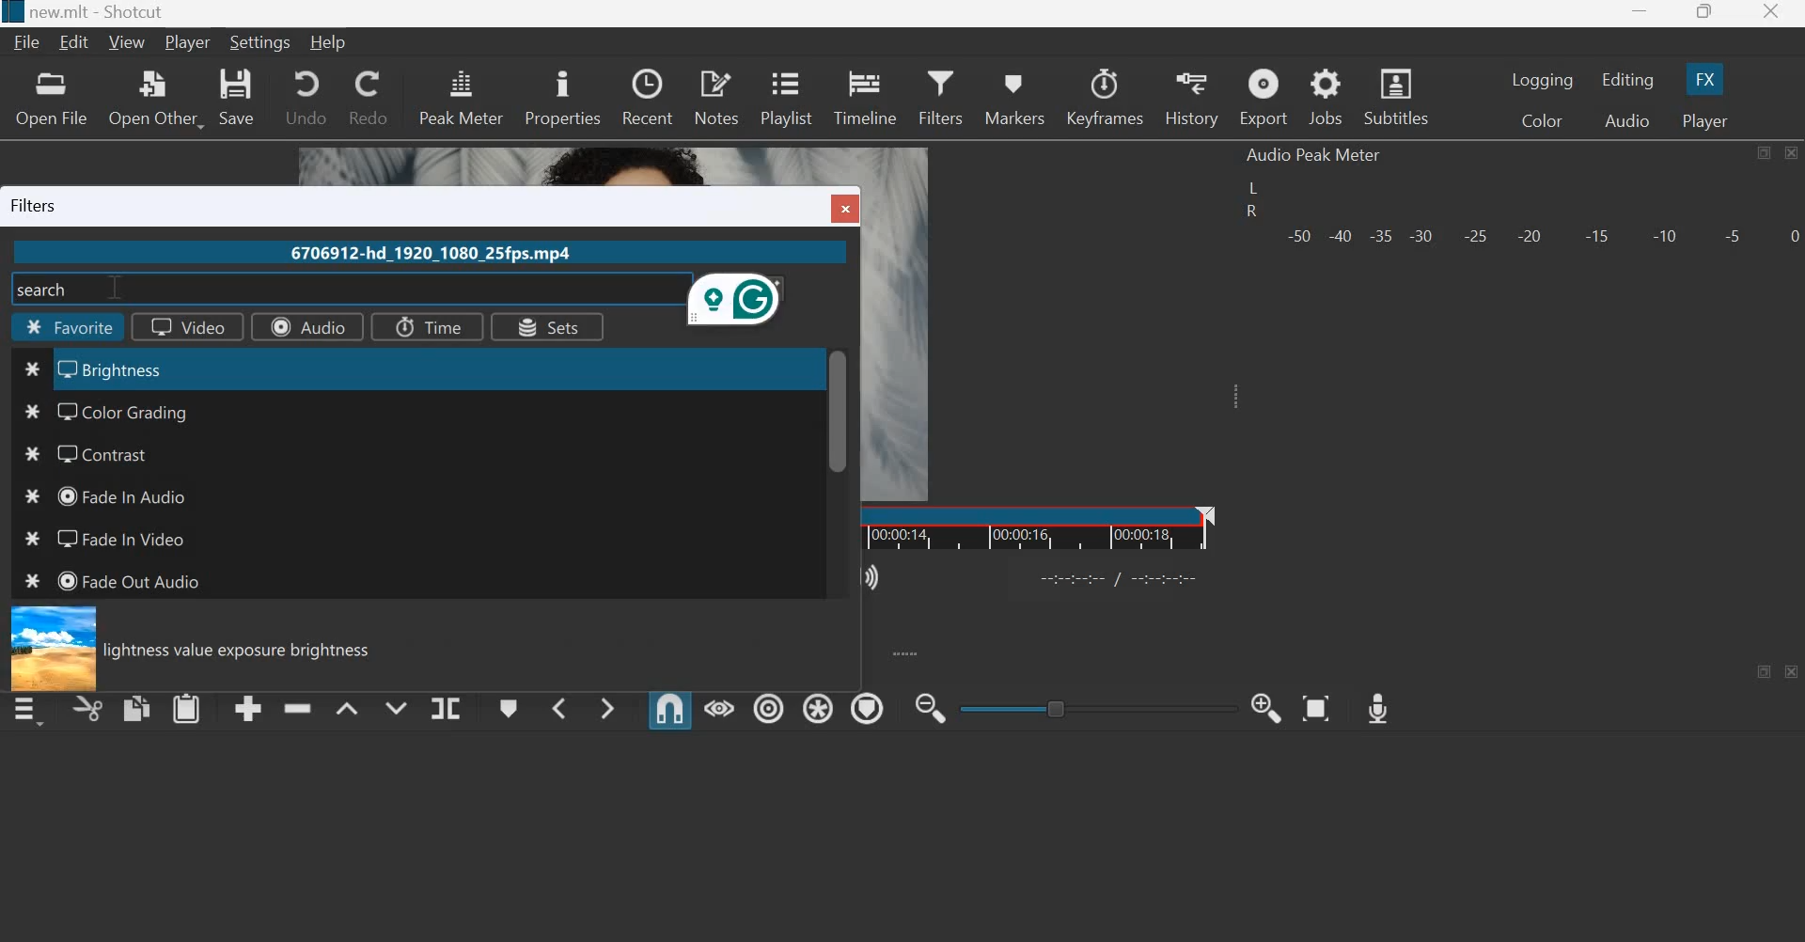  I want to click on Zoom Timeline to Fit, so click(1317, 703).